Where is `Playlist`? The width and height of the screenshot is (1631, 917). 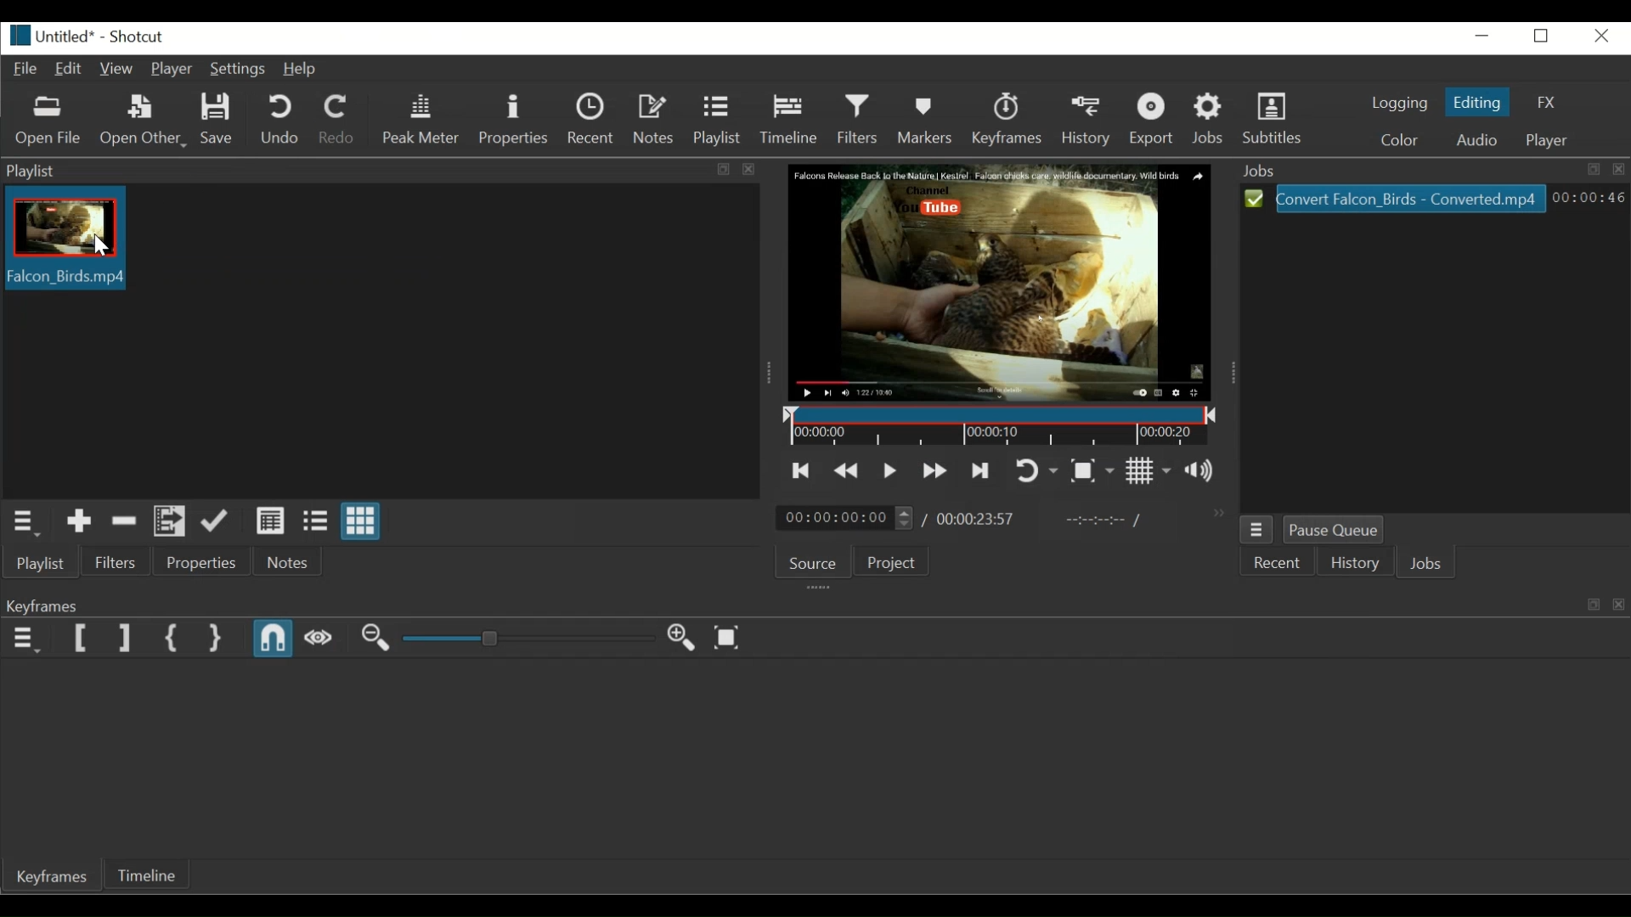
Playlist is located at coordinates (720, 120).